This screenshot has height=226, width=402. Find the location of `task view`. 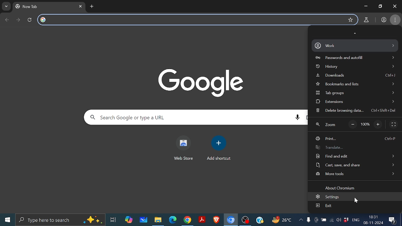

task view is located at coordinates (114, 221).